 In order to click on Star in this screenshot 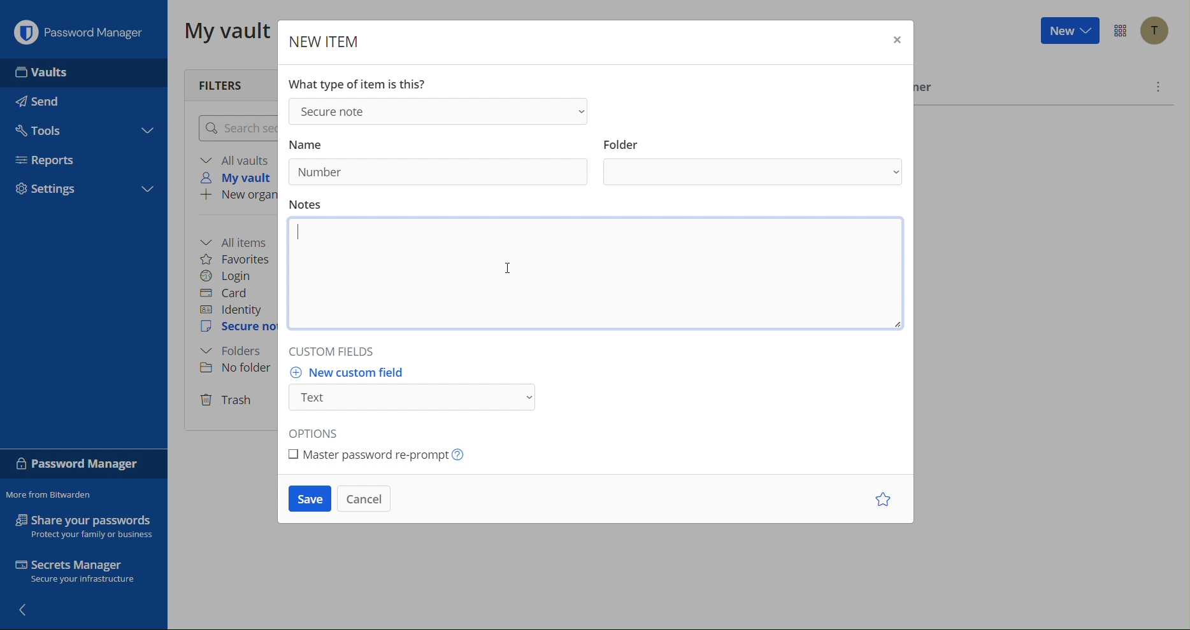, I will do `click(881, 500)`.